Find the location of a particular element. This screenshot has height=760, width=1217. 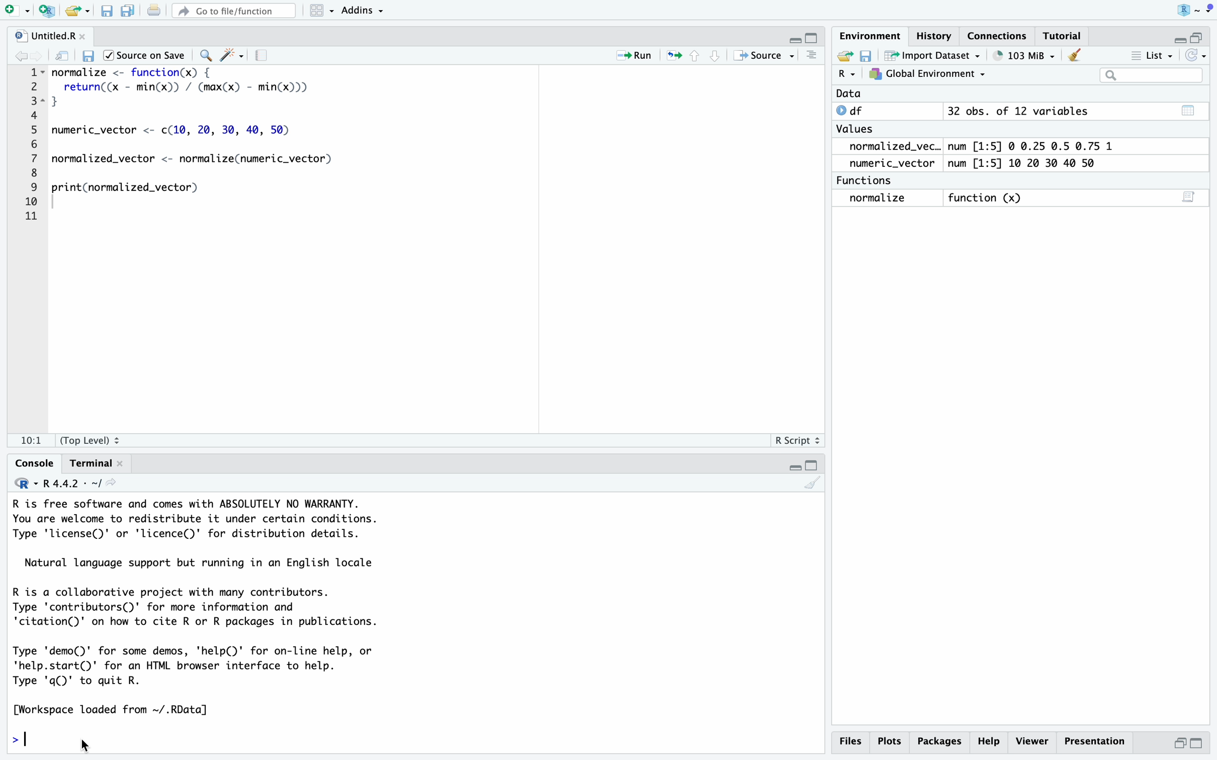

View the current working directory is located at coordinates (119, 486).